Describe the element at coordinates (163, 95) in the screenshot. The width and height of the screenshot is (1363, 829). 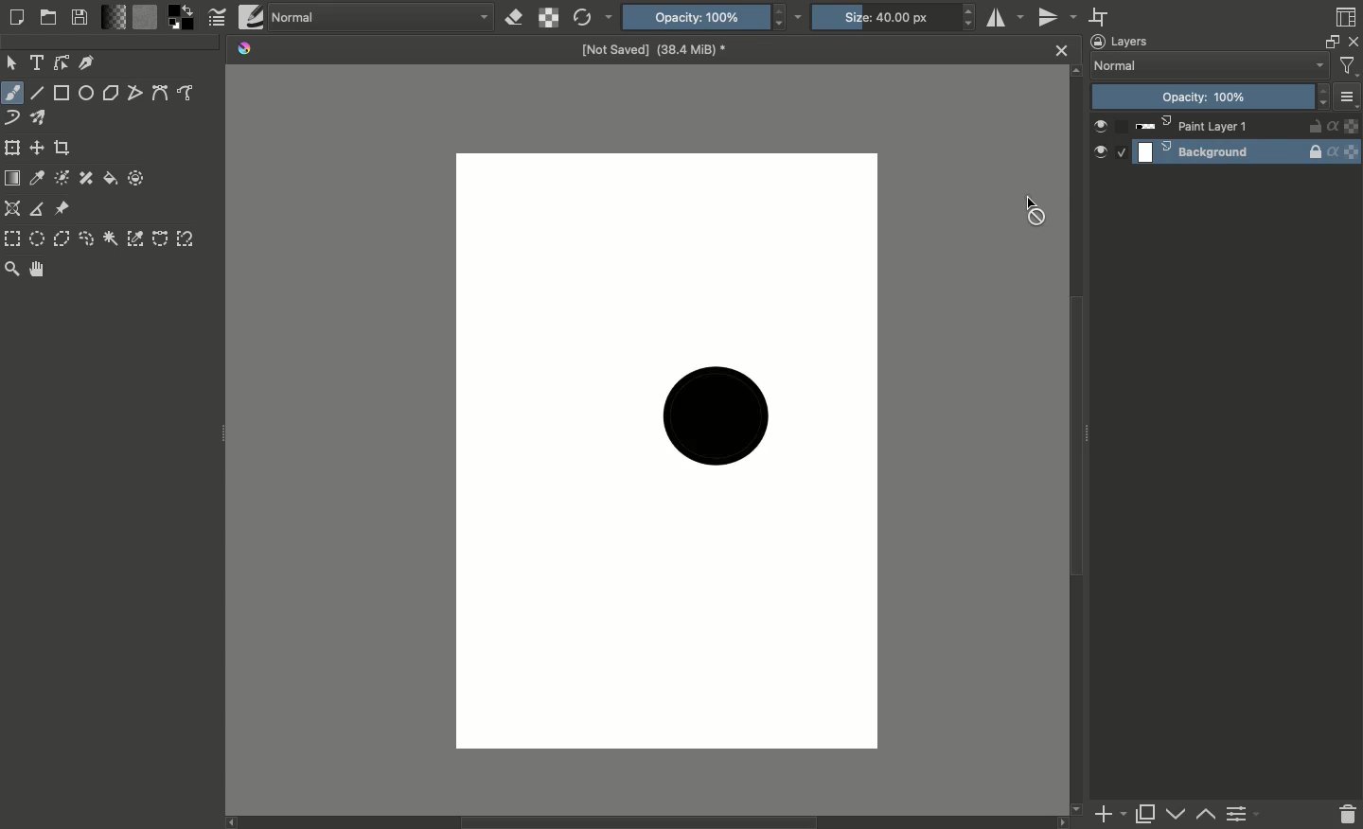
I see `Bézier curve` at that location.